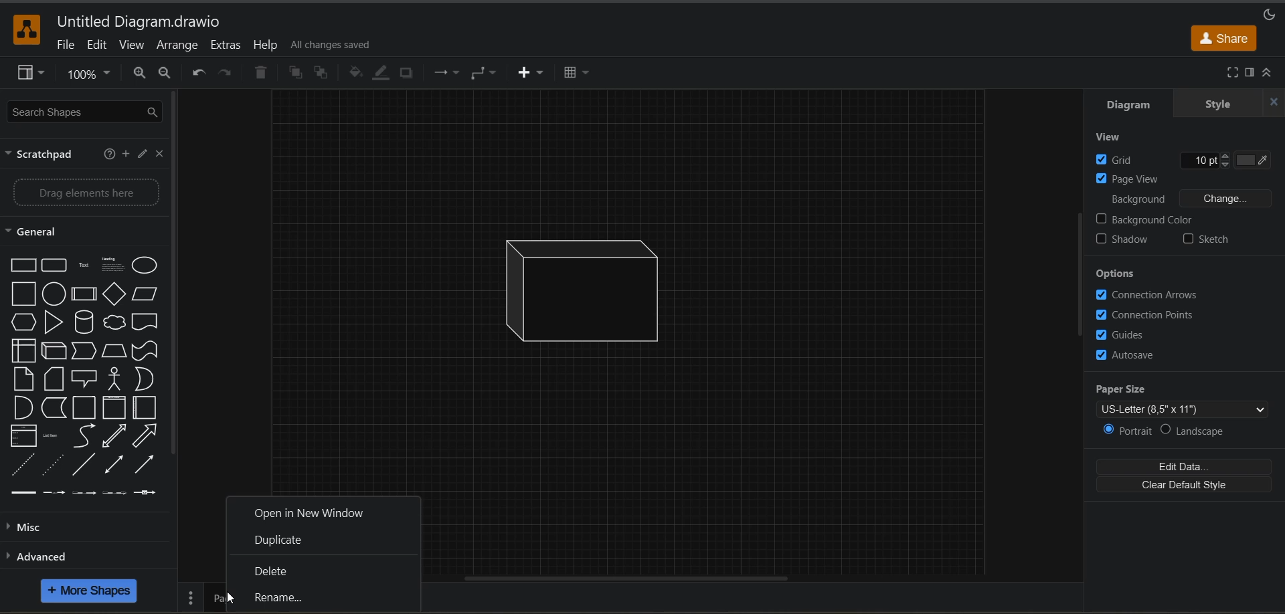  What do you see at coordinates (1117, 137) in the screenshot?
I see `view` at bounding box center [1117, 137].